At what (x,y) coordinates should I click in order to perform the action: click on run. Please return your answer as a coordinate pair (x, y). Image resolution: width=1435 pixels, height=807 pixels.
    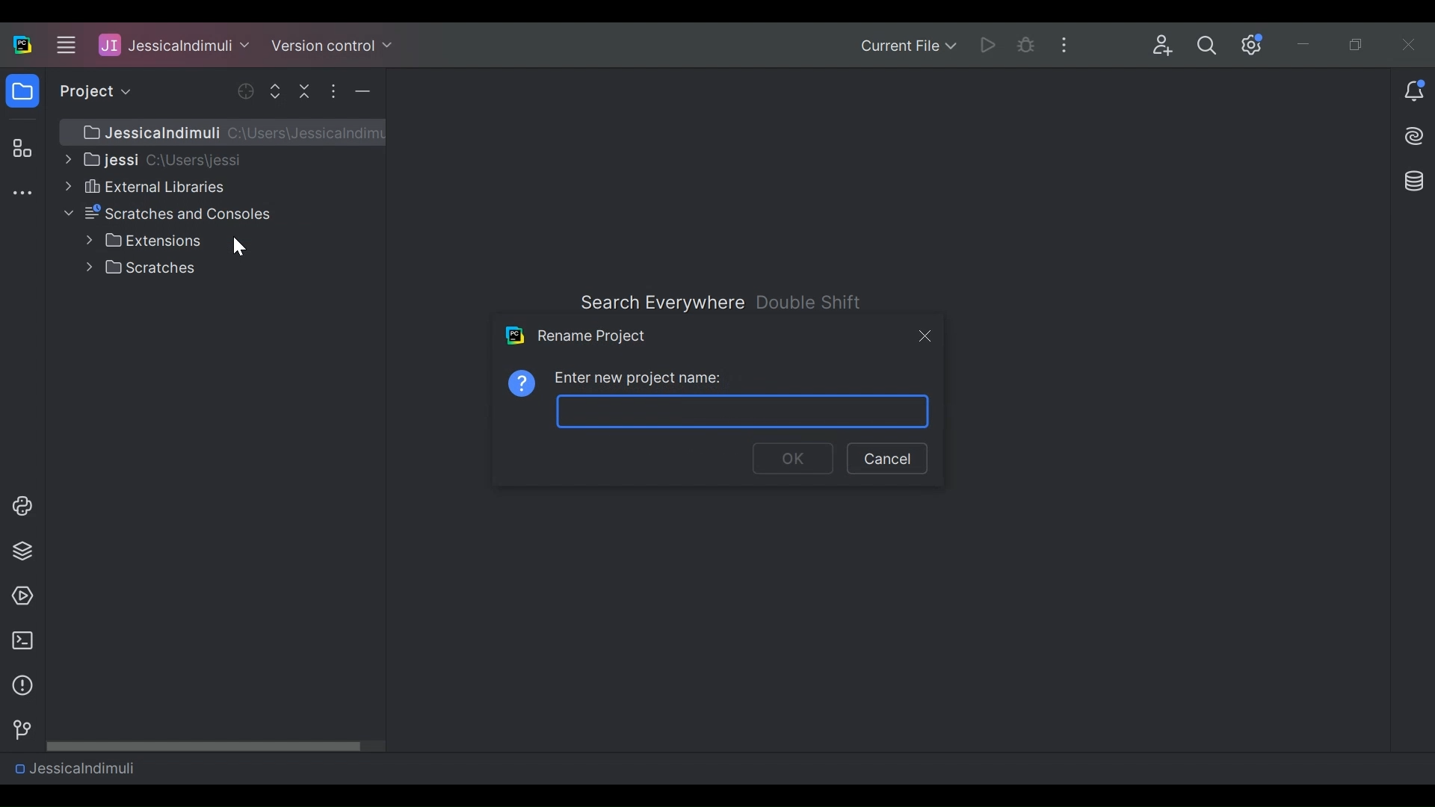
    Looking at the image, I should click on (19, 596).